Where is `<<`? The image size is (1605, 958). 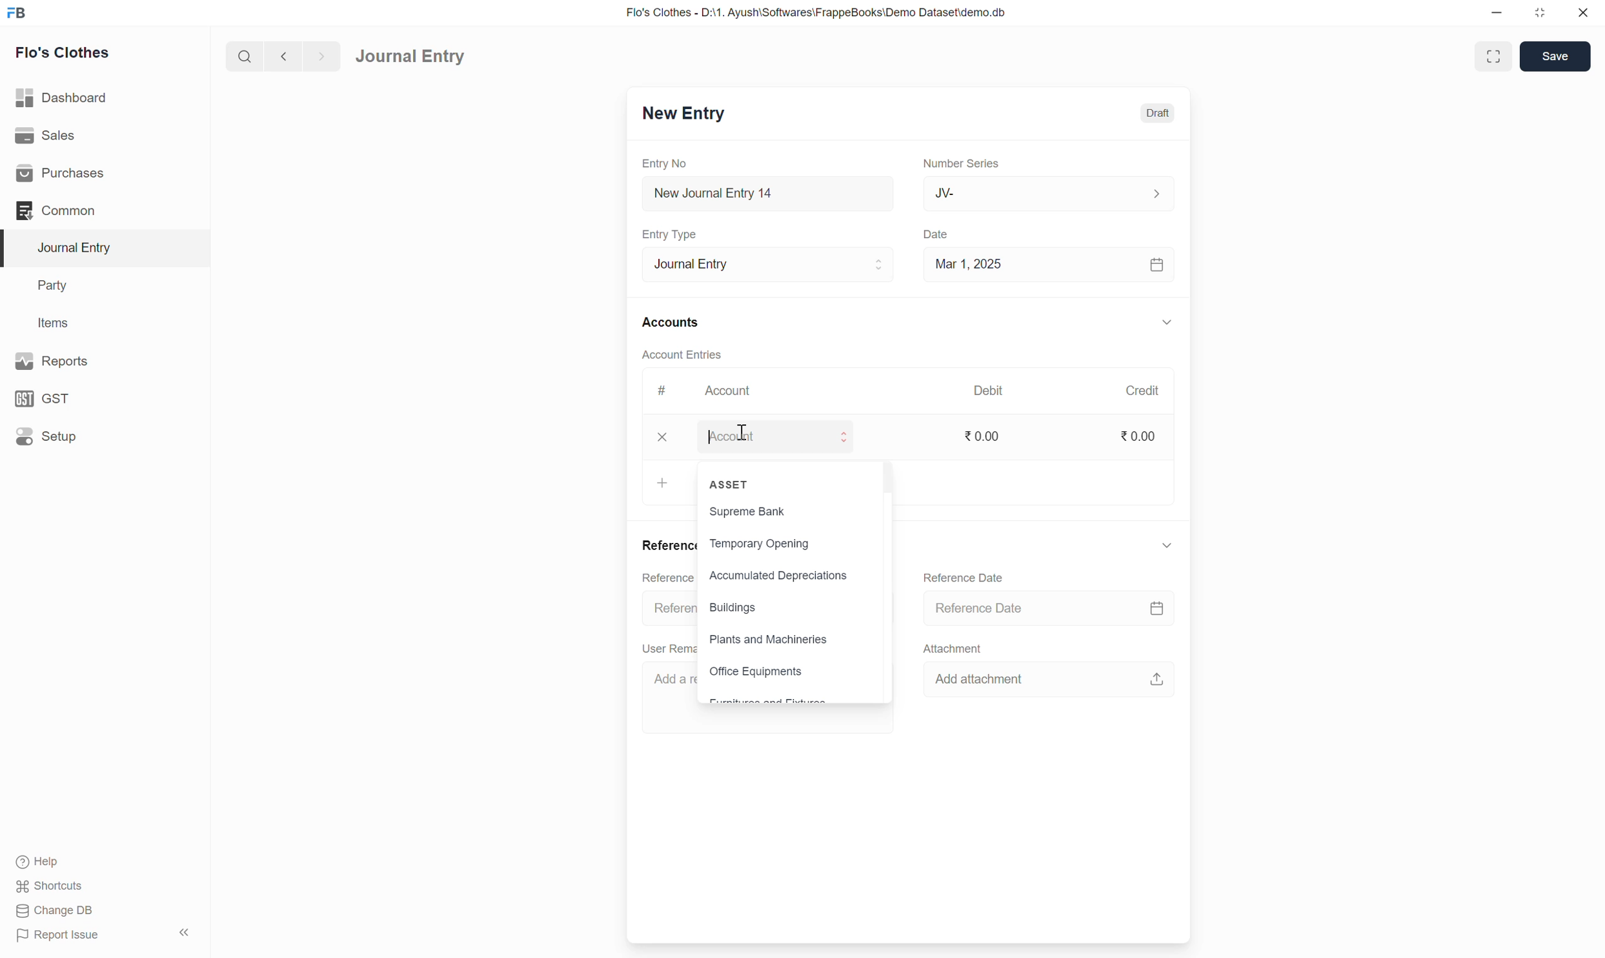
<< is located at coordinates (184, 933).